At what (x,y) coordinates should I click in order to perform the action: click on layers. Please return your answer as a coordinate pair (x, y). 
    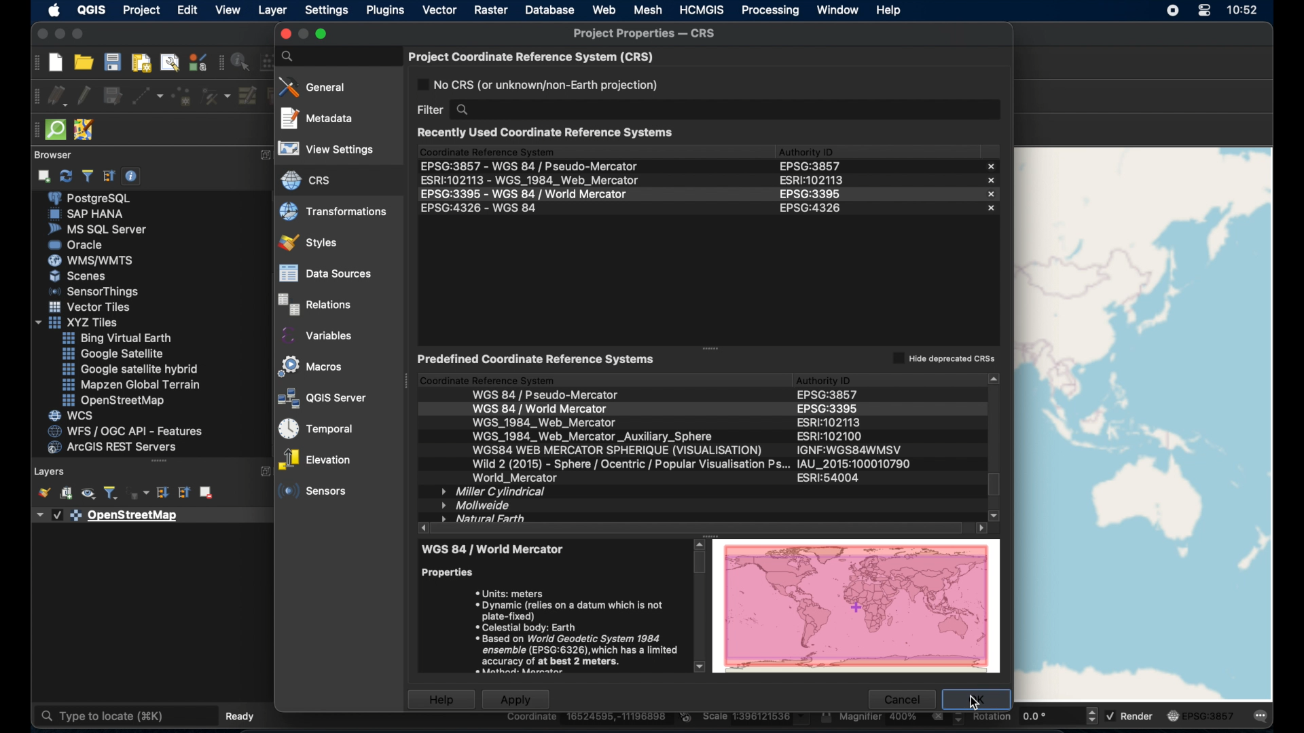
    Looking at the image, I should click on (51, 470).